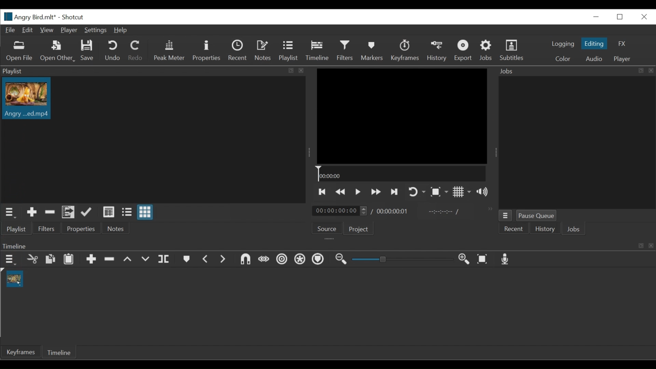 The height and width of the screenshot is (369, 656). What do you see at coordinates (112, 259) in the screenshot?
I see `remove clip` at bounding box center [112, 259].